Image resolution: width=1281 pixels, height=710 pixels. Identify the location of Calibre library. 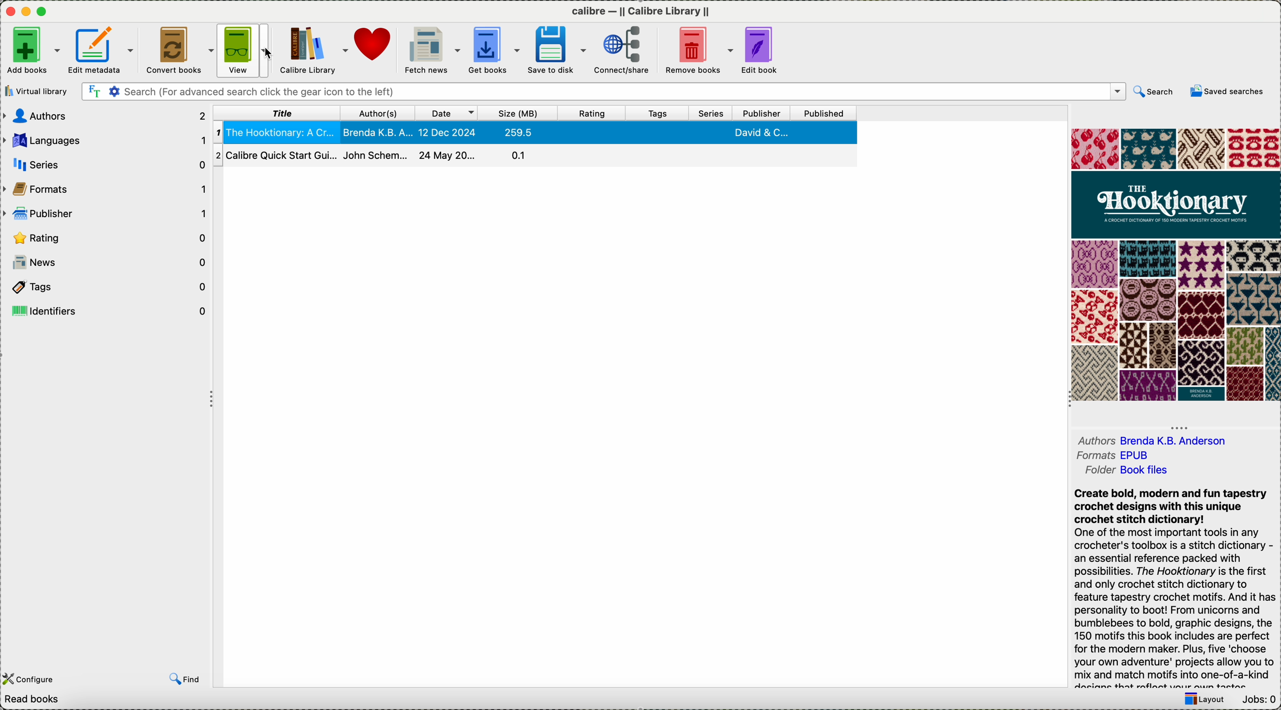
(313, 49).